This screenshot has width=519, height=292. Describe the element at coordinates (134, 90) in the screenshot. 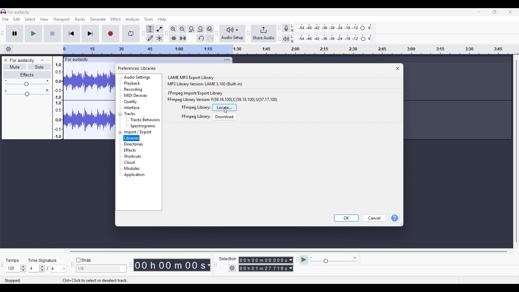

I see `Recording` at that location.